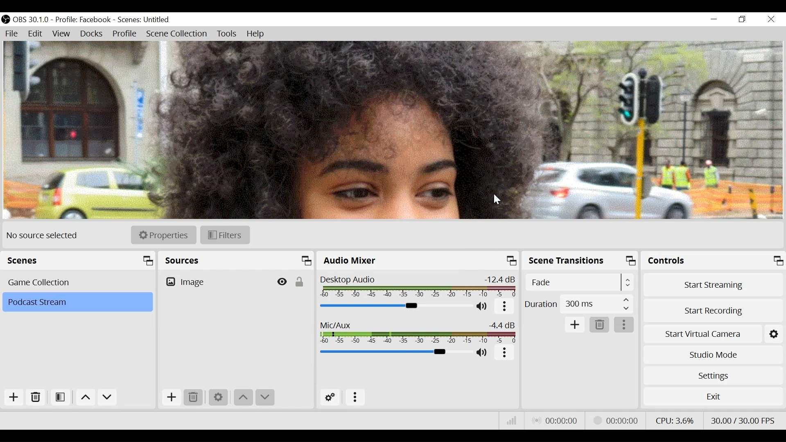 The image size is (786, 442). I want to click on Hide/Display, so click(281, 282).